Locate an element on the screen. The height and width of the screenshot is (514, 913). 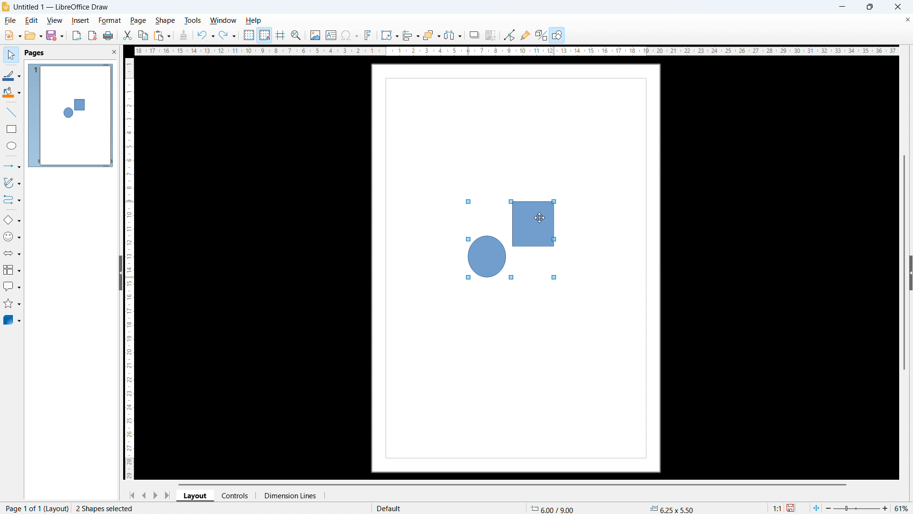
export as pdf is located at coordinates (93, 36).